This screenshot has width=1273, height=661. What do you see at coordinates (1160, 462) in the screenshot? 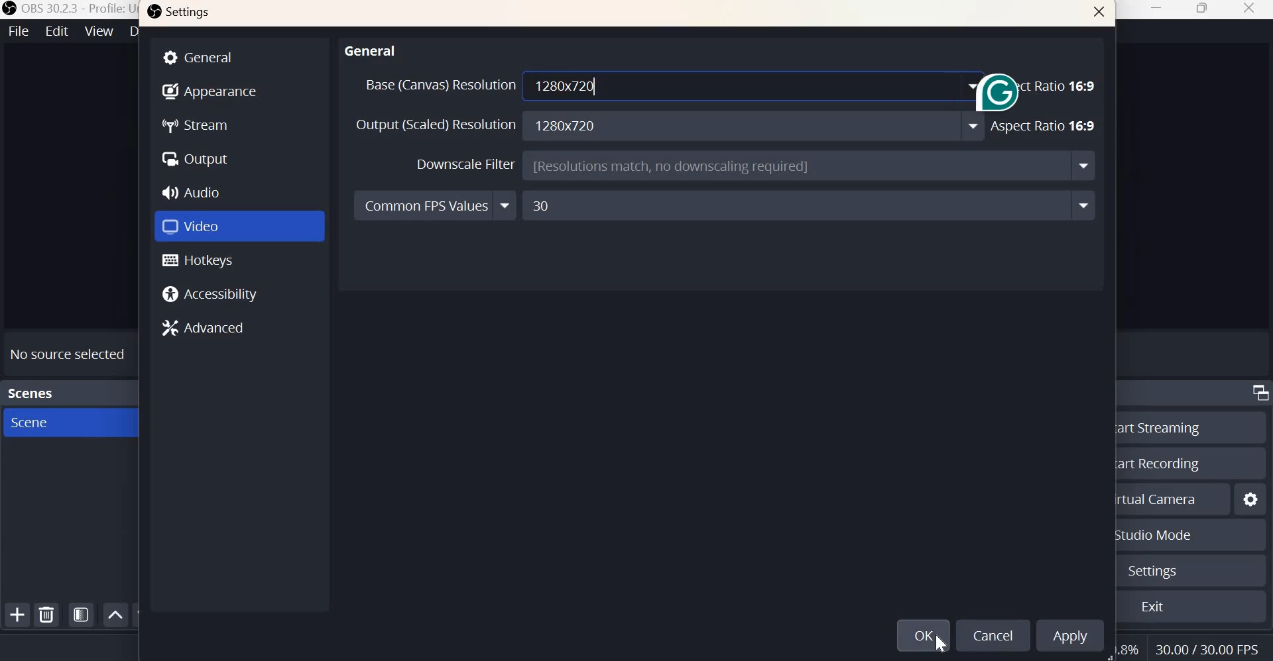
I see `Start recording` at bounding box center [1160, 462].